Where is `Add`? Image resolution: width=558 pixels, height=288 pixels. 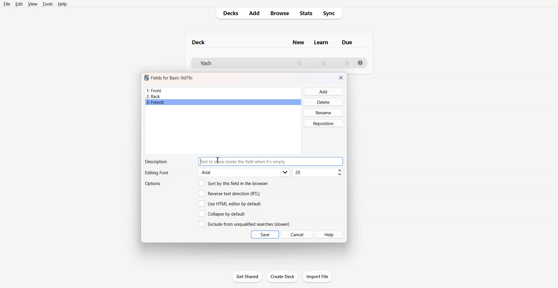 Add is located at coordinates (254, 13).